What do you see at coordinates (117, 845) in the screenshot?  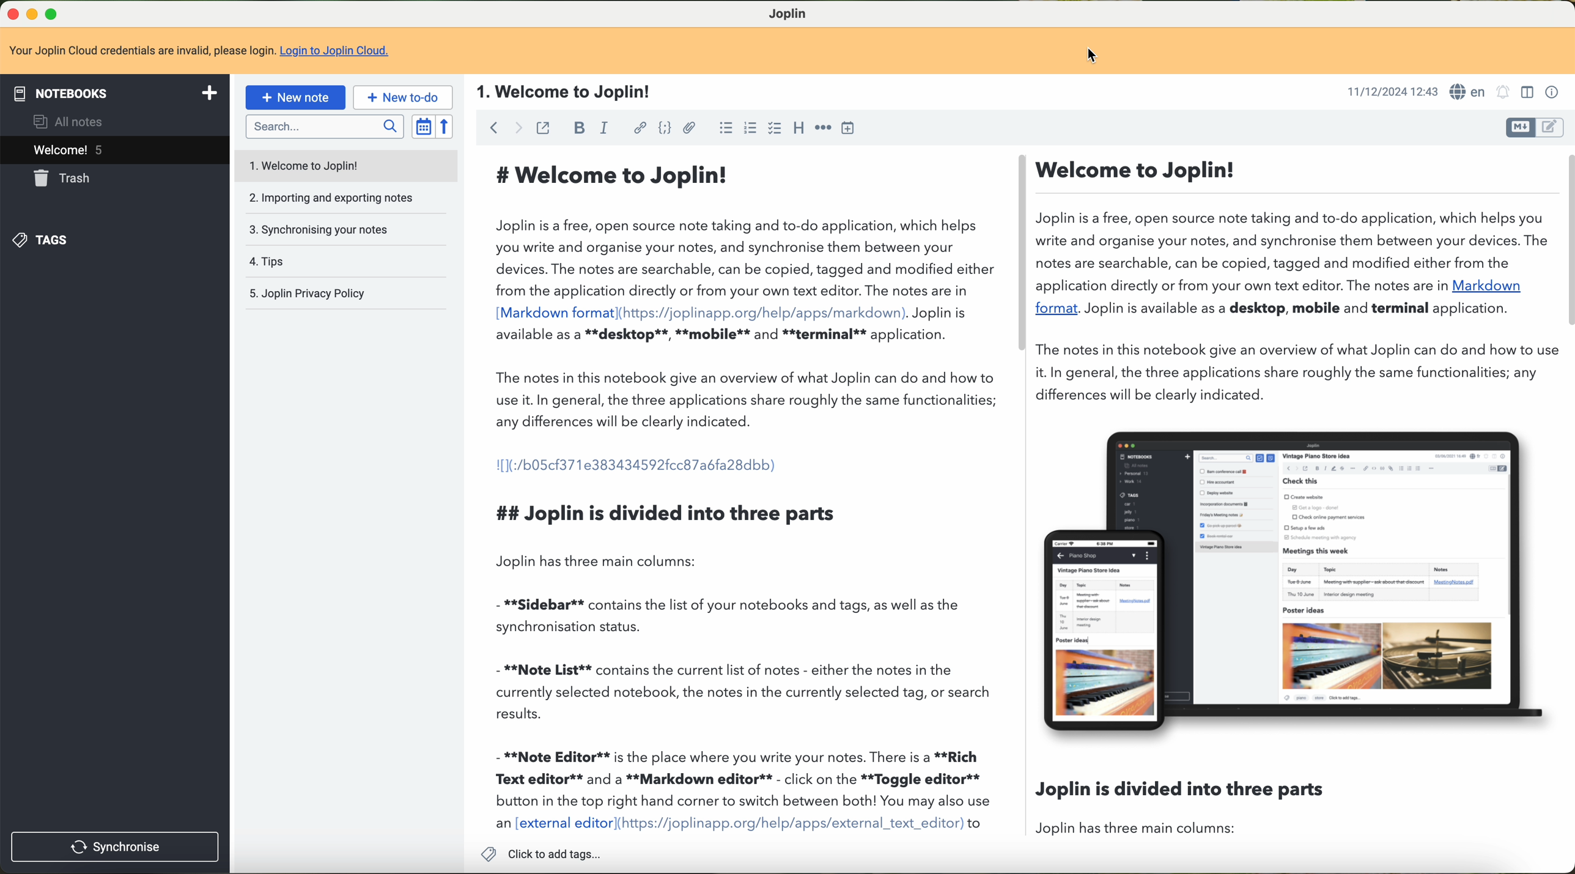 I see `Synchromise` at bounding box center [117, 845].